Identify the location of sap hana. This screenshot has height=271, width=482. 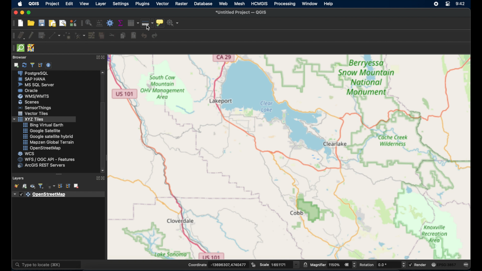
(33, 79).